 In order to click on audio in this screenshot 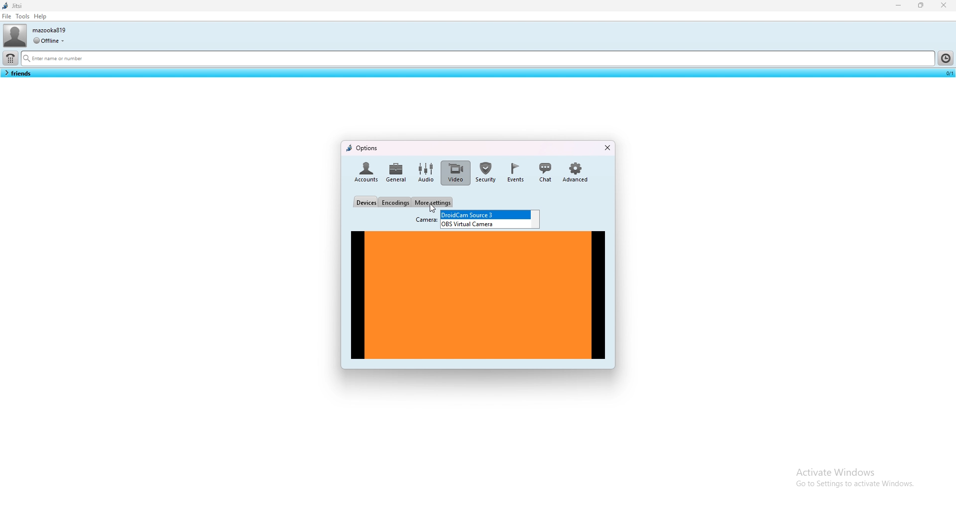, I will do `click(425, 172)`.